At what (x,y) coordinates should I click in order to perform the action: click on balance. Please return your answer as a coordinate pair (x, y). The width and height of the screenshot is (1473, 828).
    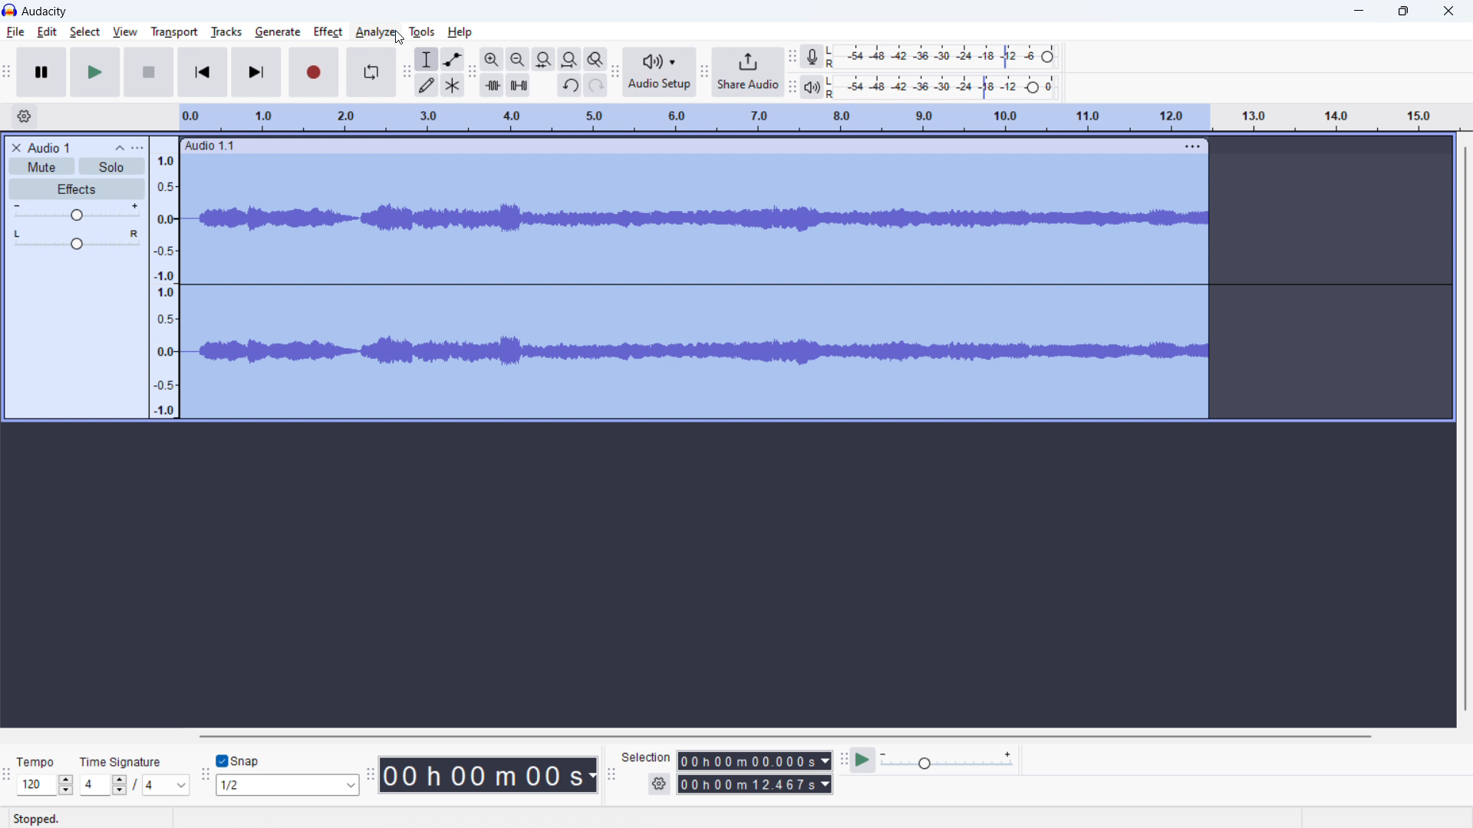
    Looking at the image, I should click on (76, 241).